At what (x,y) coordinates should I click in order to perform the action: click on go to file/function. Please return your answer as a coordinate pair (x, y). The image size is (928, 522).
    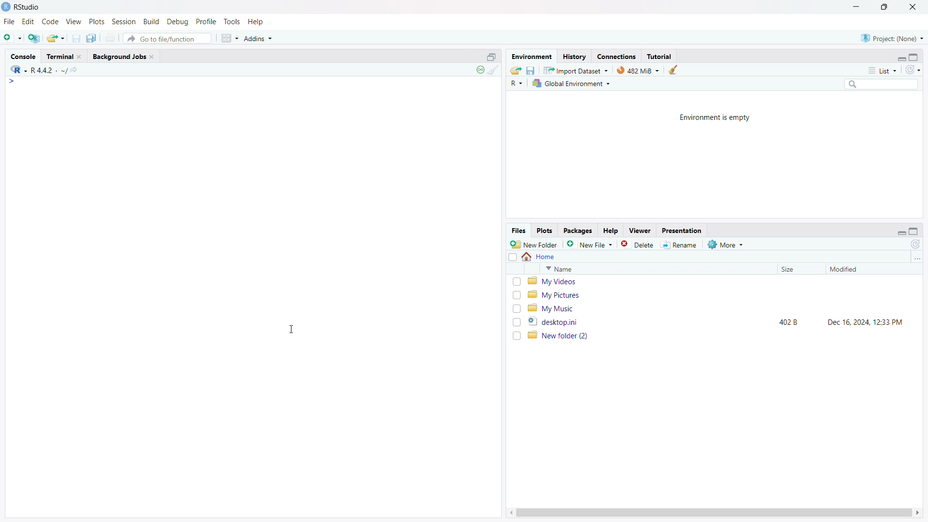
    Looking at the image, I should click on (167, 38).